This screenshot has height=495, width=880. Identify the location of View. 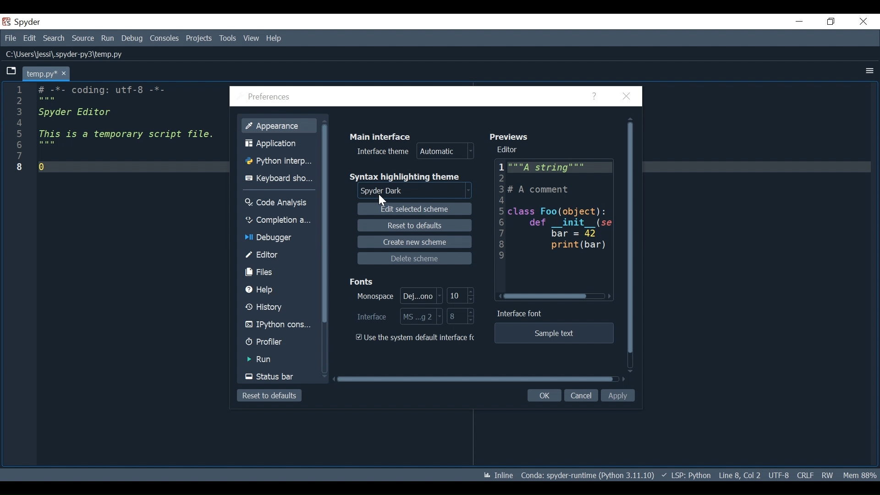
(252, 39).